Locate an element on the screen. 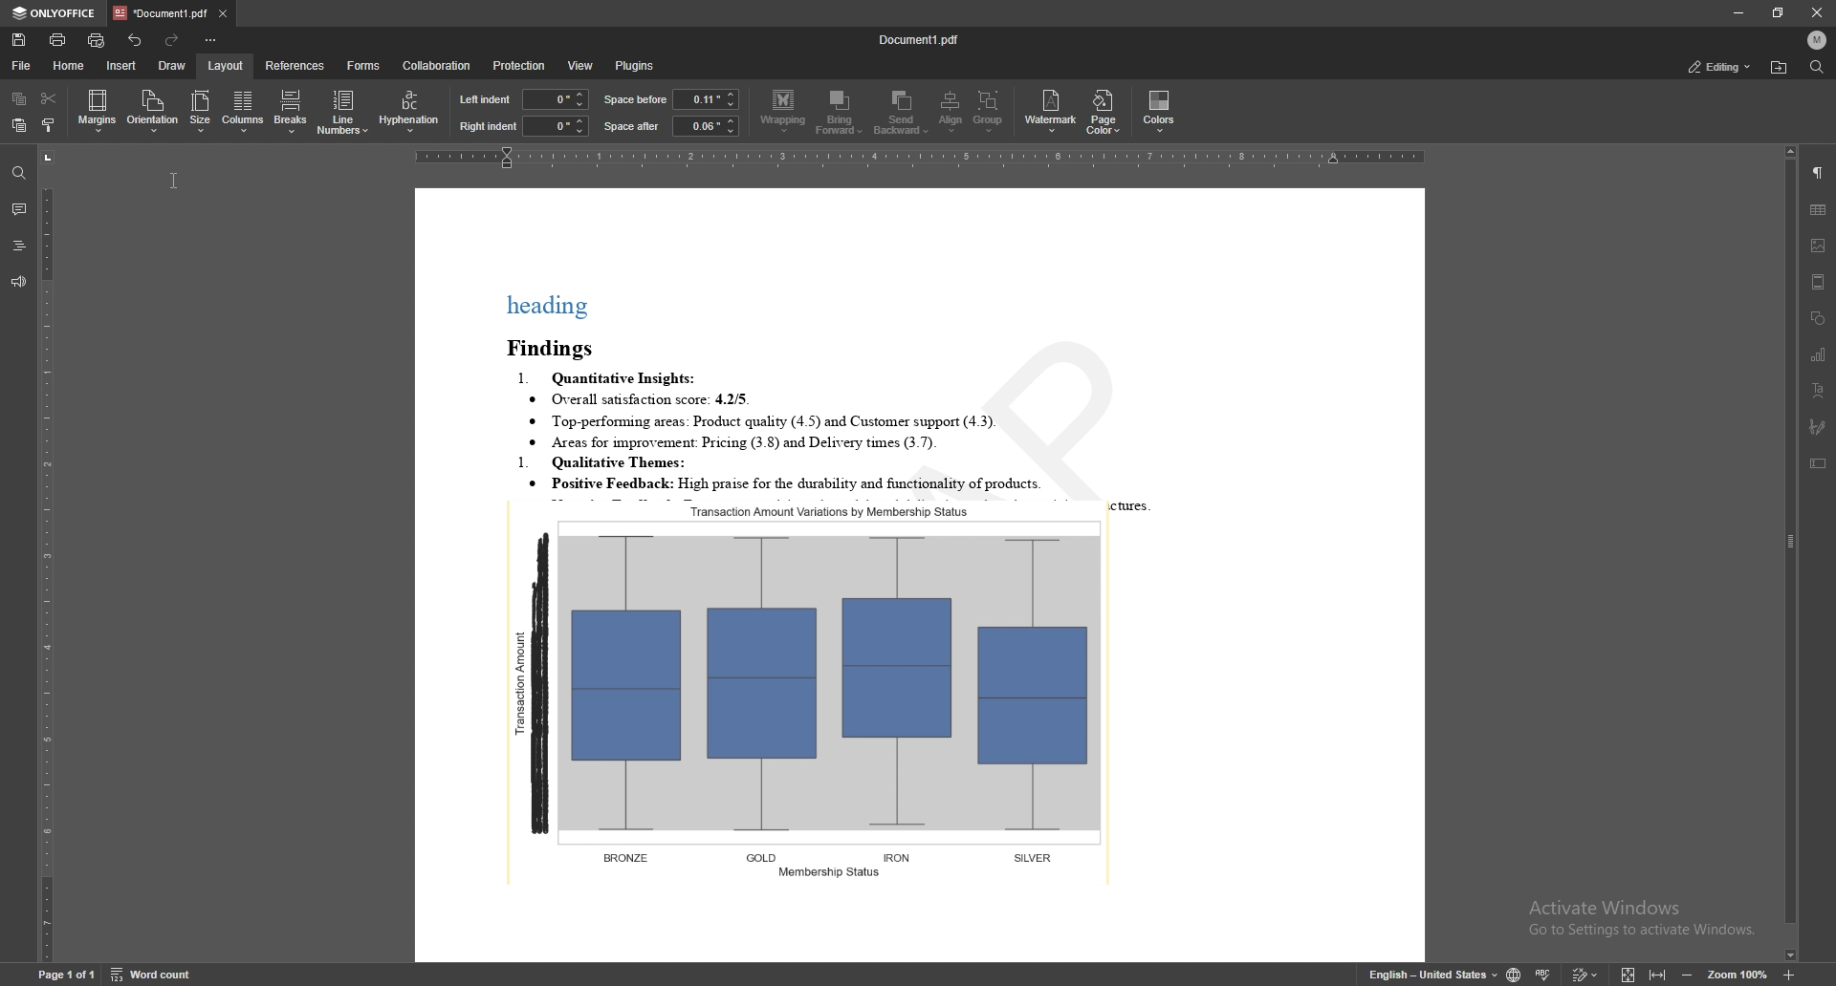 Image resolution: width=1836 pixels, height=986 pixels. hyphenation is located at coordinates (411, 110).